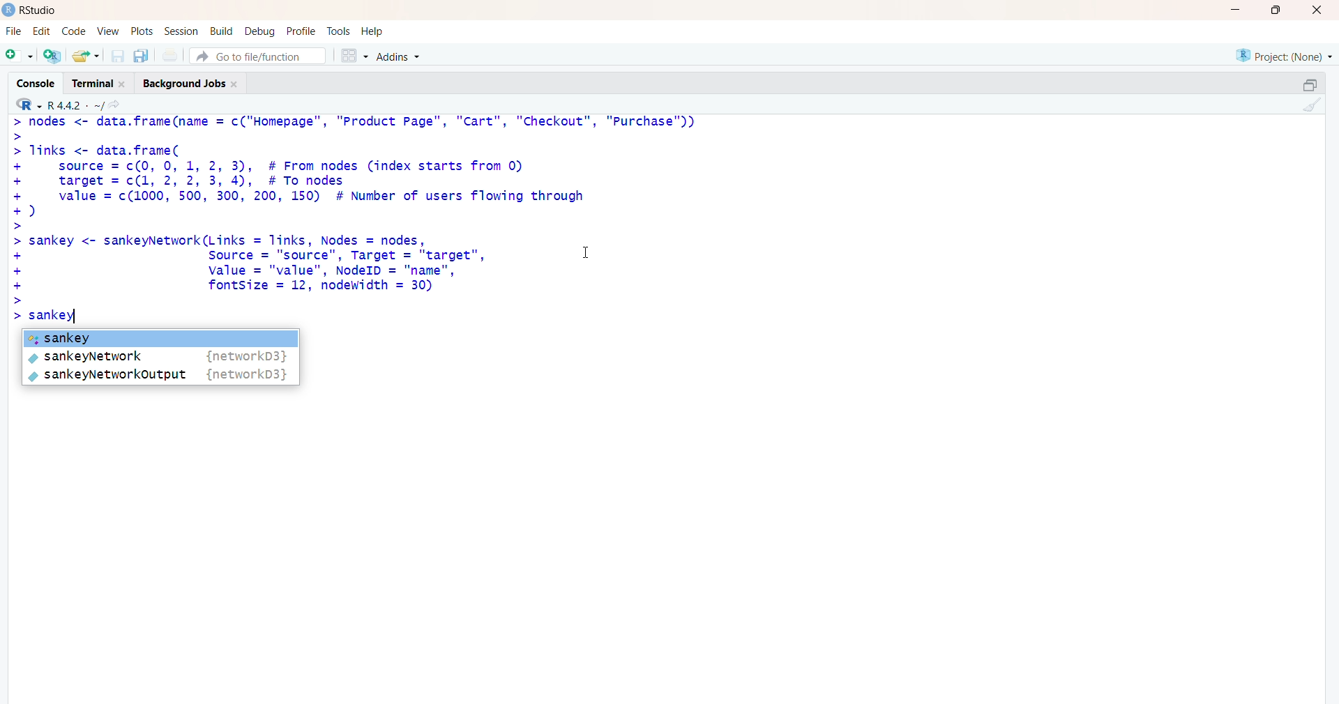 Image resolution: width=1339 pixels, height=704 pixels. I want to click on # sankeyNetwork {networkD3}, so click(162, 356).